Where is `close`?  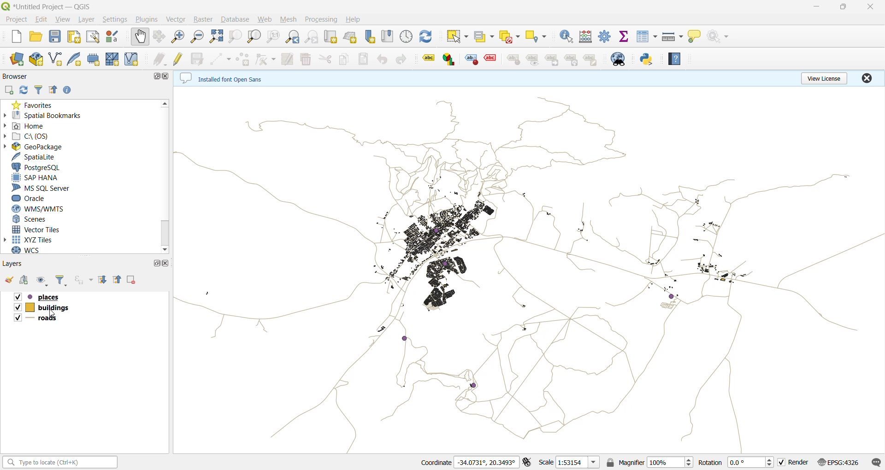
close is located at coordinates (167, 76).